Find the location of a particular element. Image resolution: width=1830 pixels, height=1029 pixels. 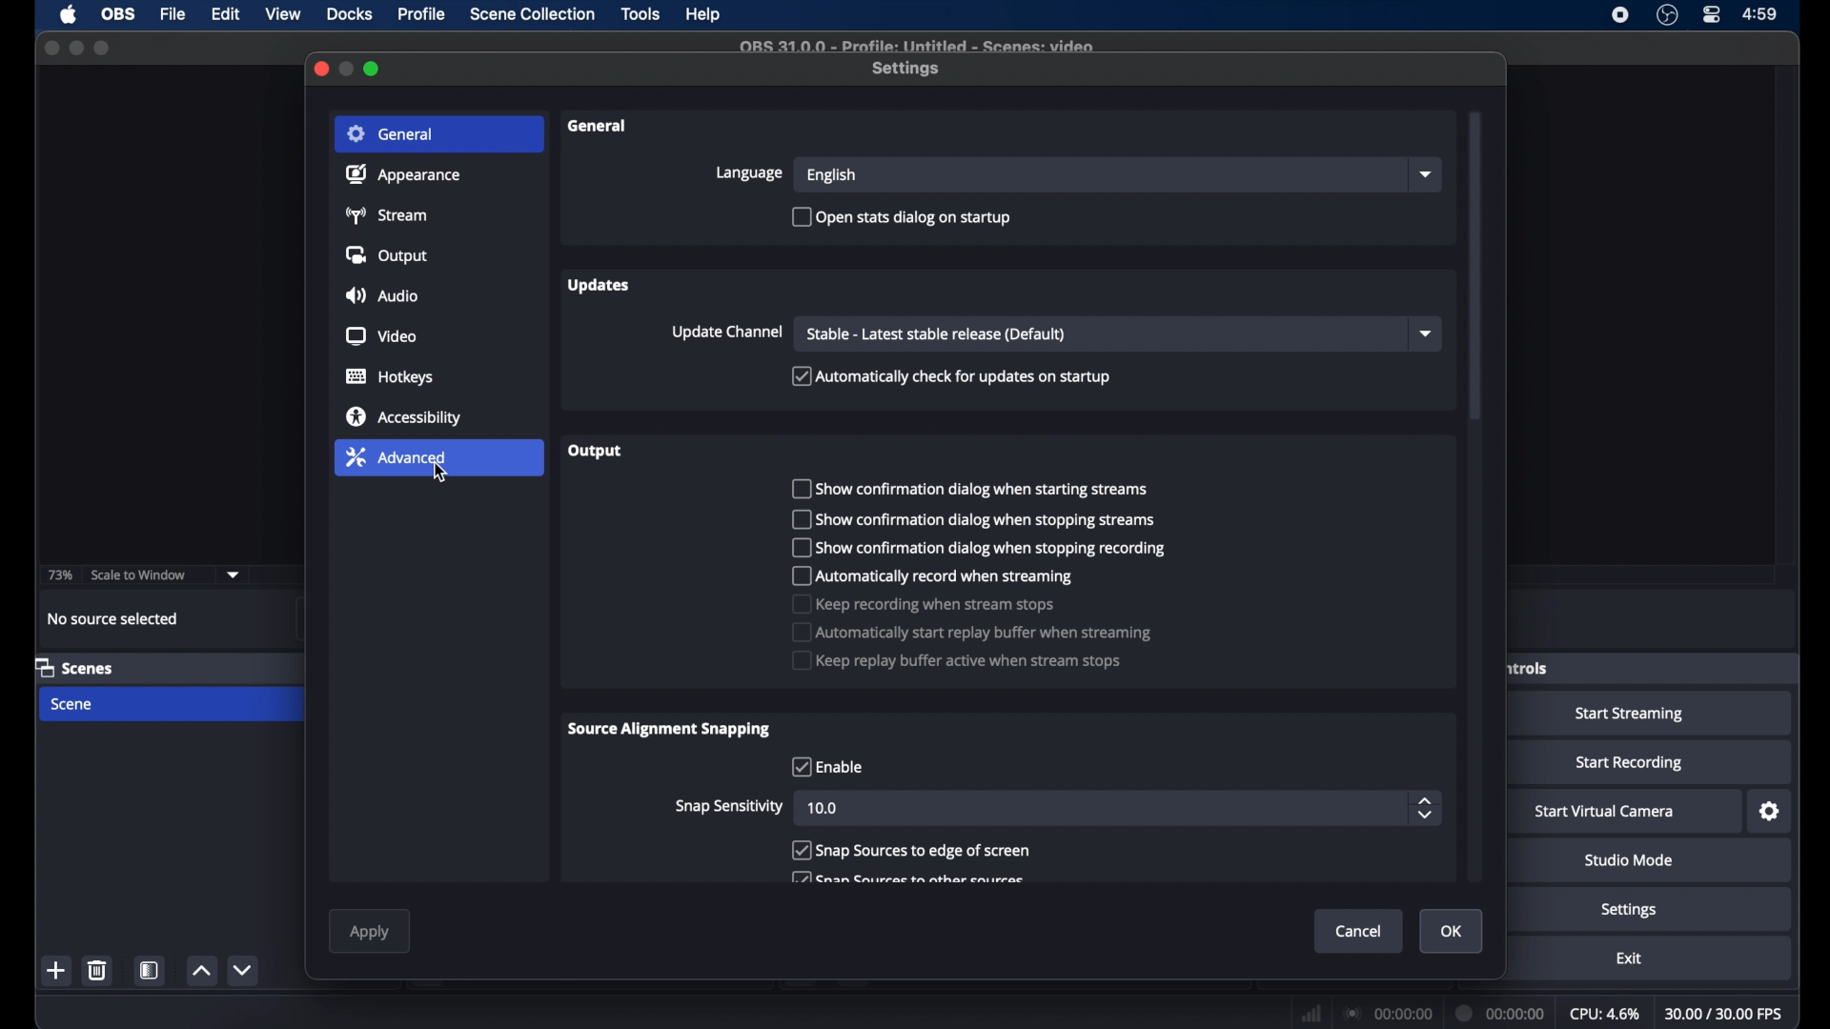

cpu: 4.6% is located at coordinates (1606, 1015).